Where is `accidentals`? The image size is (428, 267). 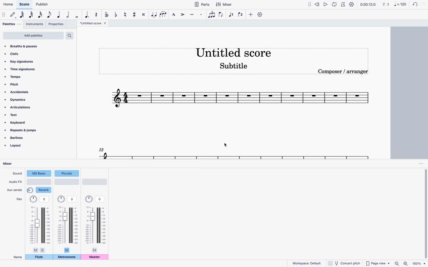 accidentals is located at coordinates (28, 92).